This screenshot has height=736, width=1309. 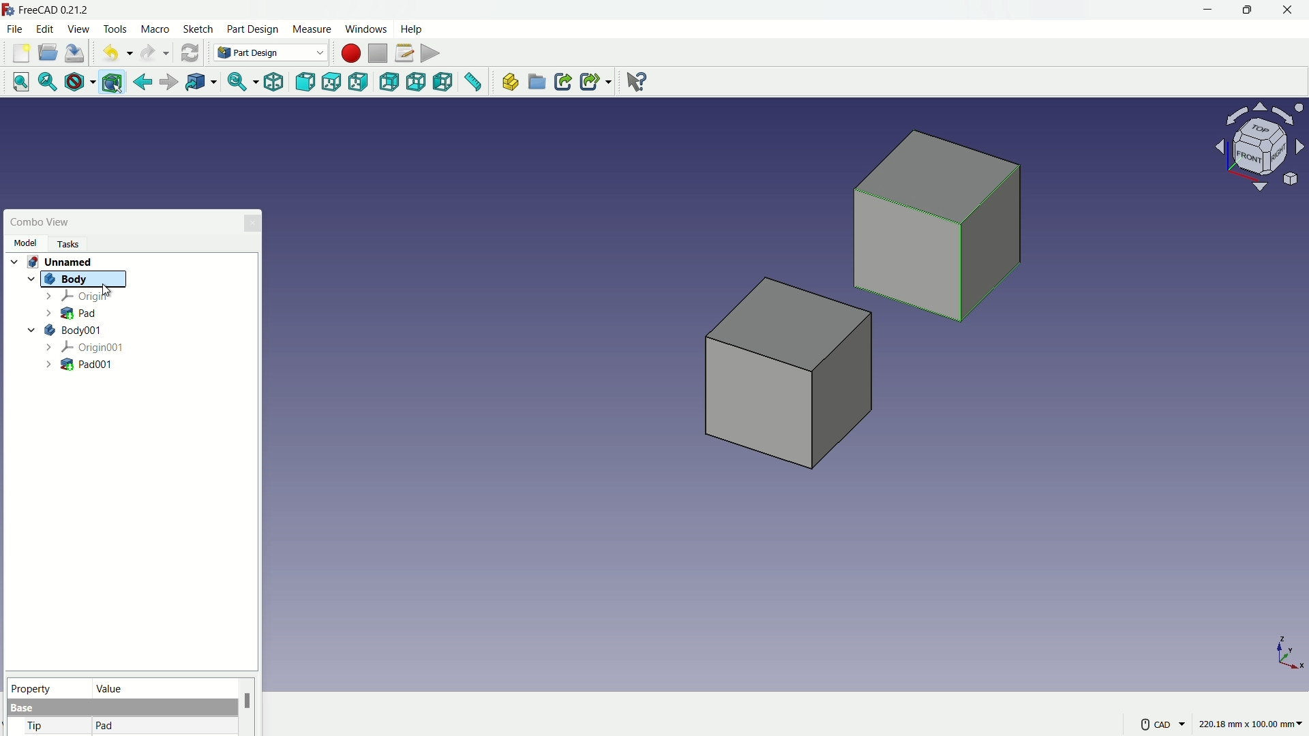 What do you see at coordinates (47, 687) in the screenshot?
I see `property` at bounding box center [47, 687].